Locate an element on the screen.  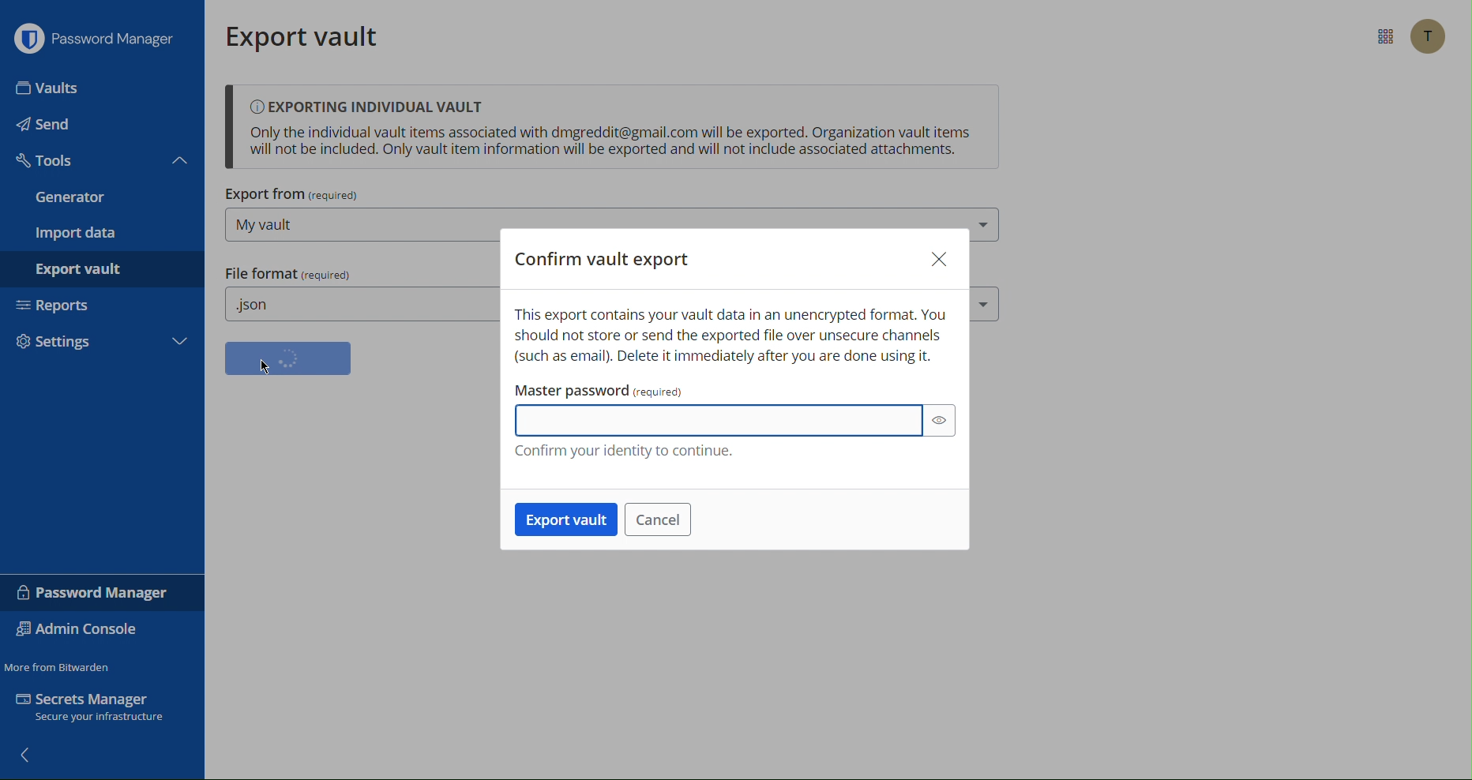
More Options is located at coordinates (1384, 37).